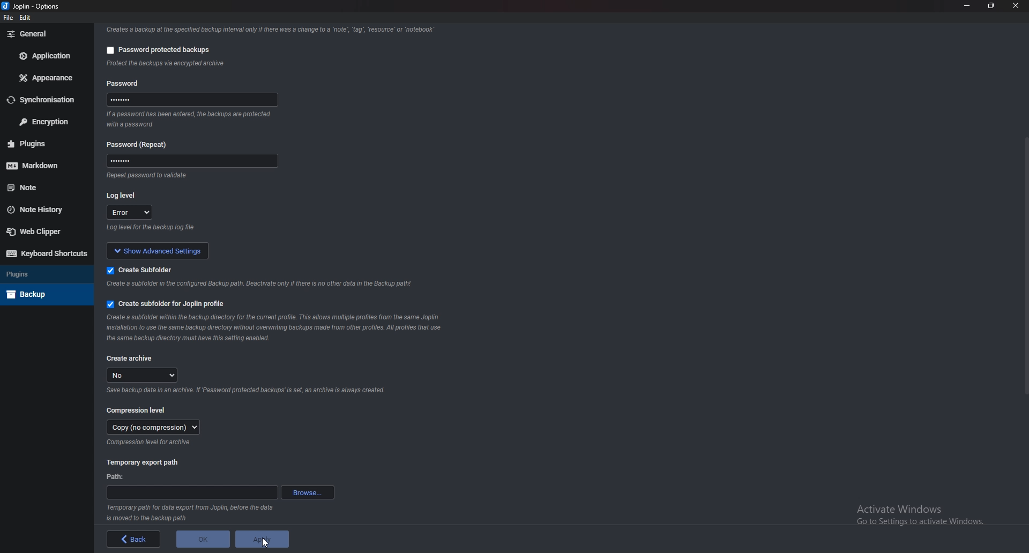 The height and width of the screenshot is (553, 1029). I want to click on Temporary export path, so click(143, 462).